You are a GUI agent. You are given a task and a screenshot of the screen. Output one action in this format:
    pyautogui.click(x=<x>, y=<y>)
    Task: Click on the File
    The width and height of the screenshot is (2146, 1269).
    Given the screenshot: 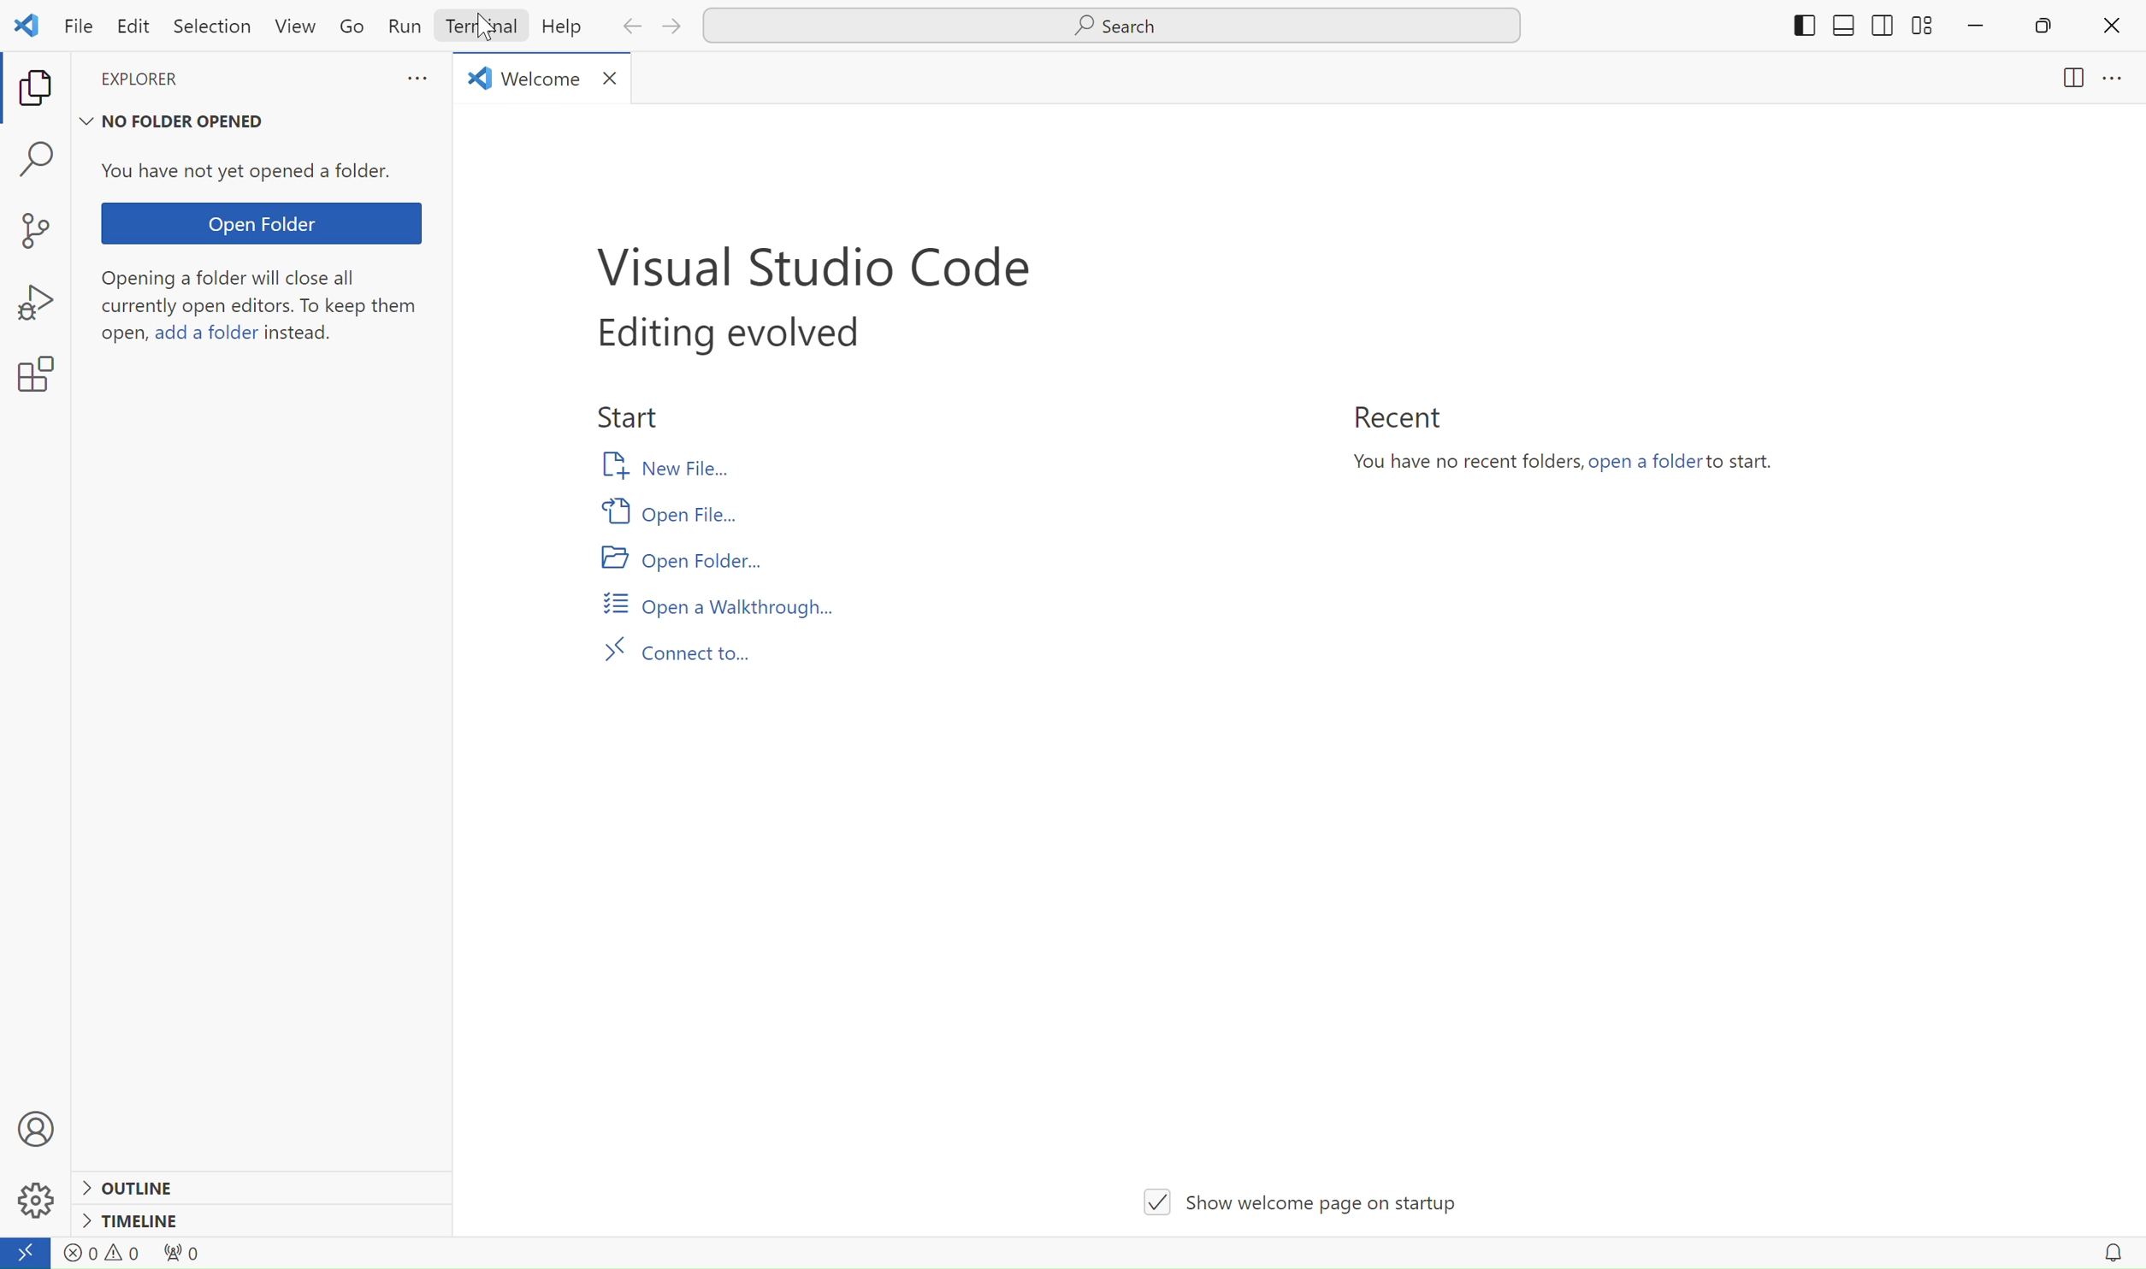 What is the action you would take?
    pyautogui.click(x=74, y=24)
    